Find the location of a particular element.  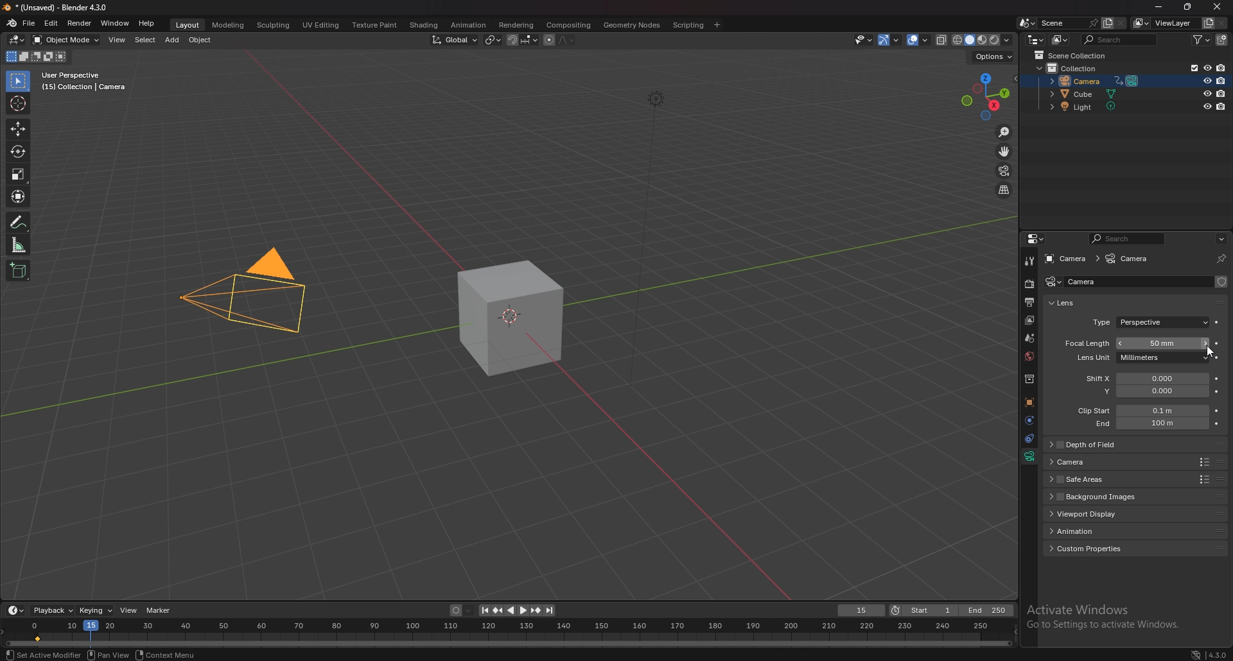

disable in renders is located at coordinates (1220, 81).